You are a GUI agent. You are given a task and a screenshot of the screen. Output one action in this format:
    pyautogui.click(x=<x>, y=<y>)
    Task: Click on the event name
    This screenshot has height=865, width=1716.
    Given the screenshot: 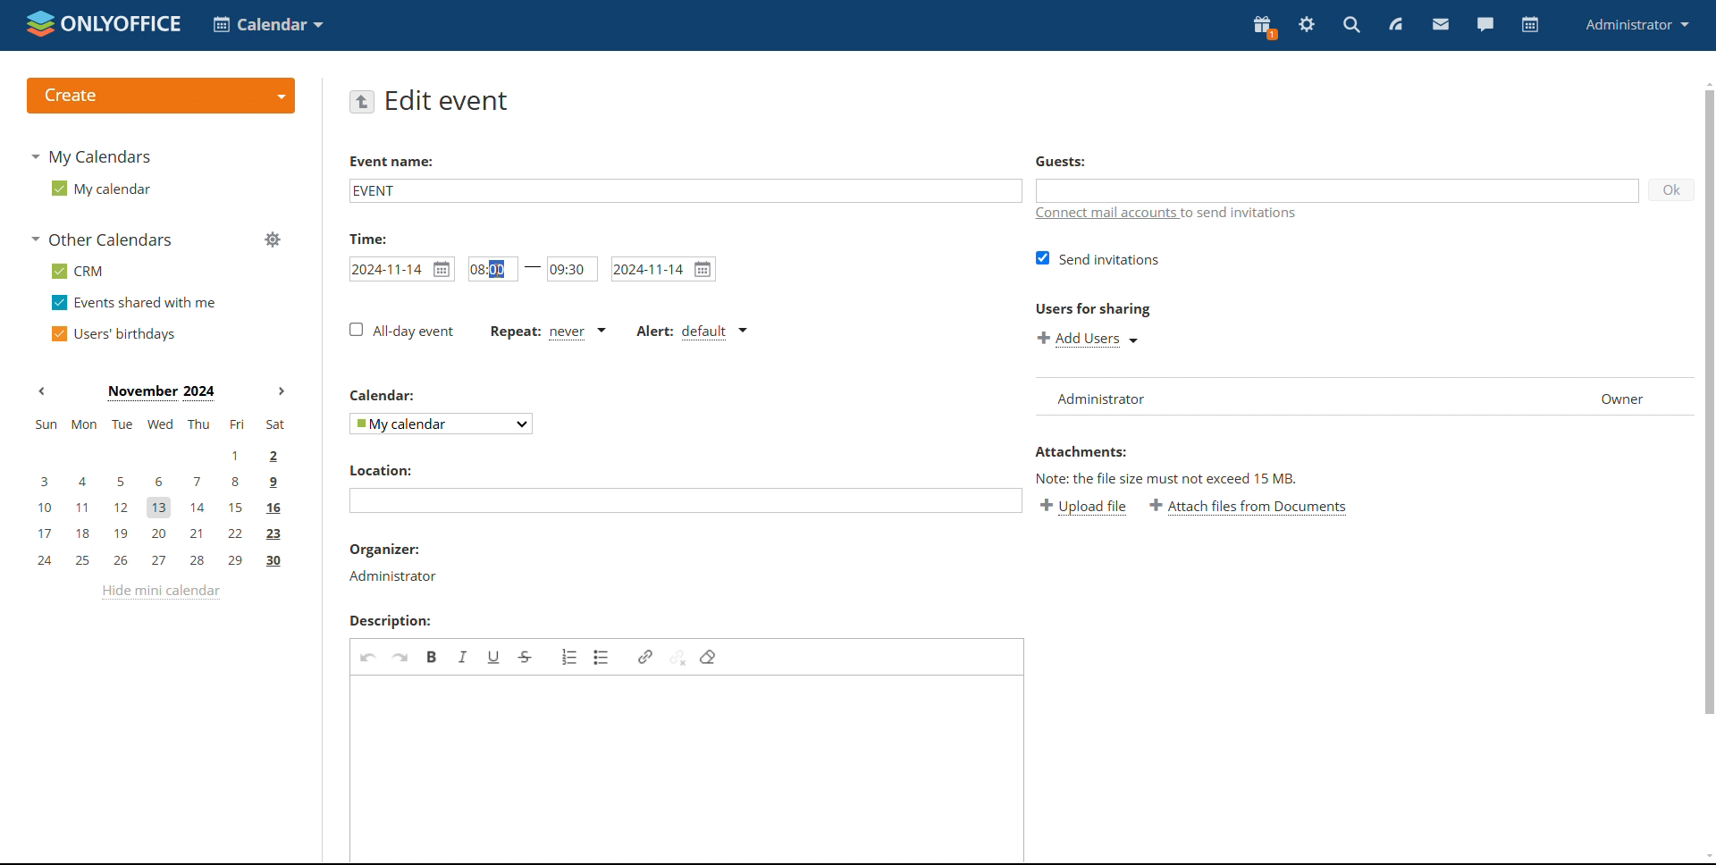 What is the action you would take?
    pyautogui.click(x=391, y=161)
    